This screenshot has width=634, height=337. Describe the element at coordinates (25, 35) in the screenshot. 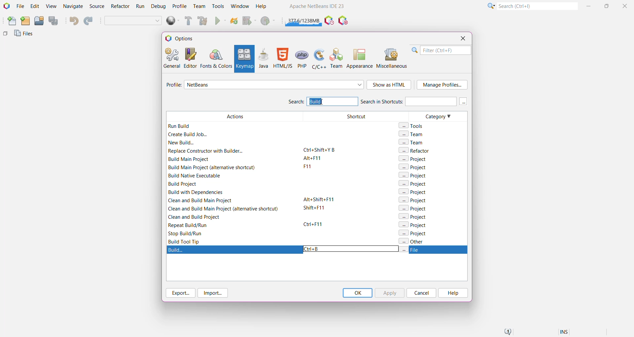

I see `Files` at that location.